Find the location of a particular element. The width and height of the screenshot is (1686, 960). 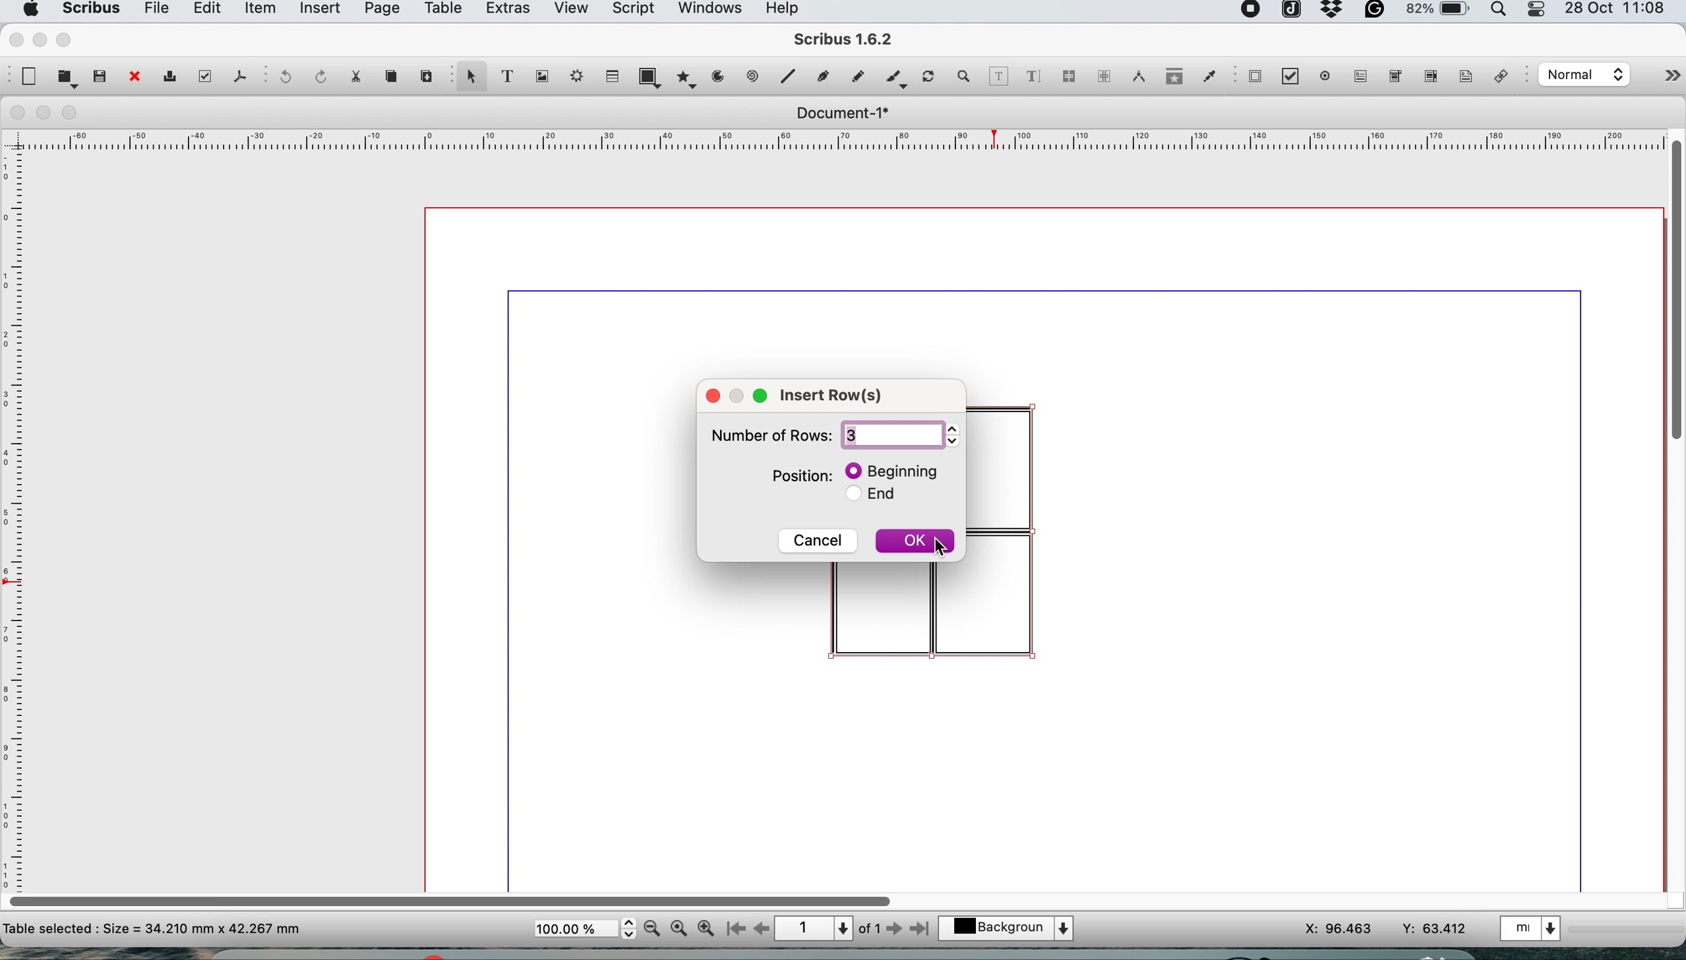

insert rows is located at coordinates (839, 398).